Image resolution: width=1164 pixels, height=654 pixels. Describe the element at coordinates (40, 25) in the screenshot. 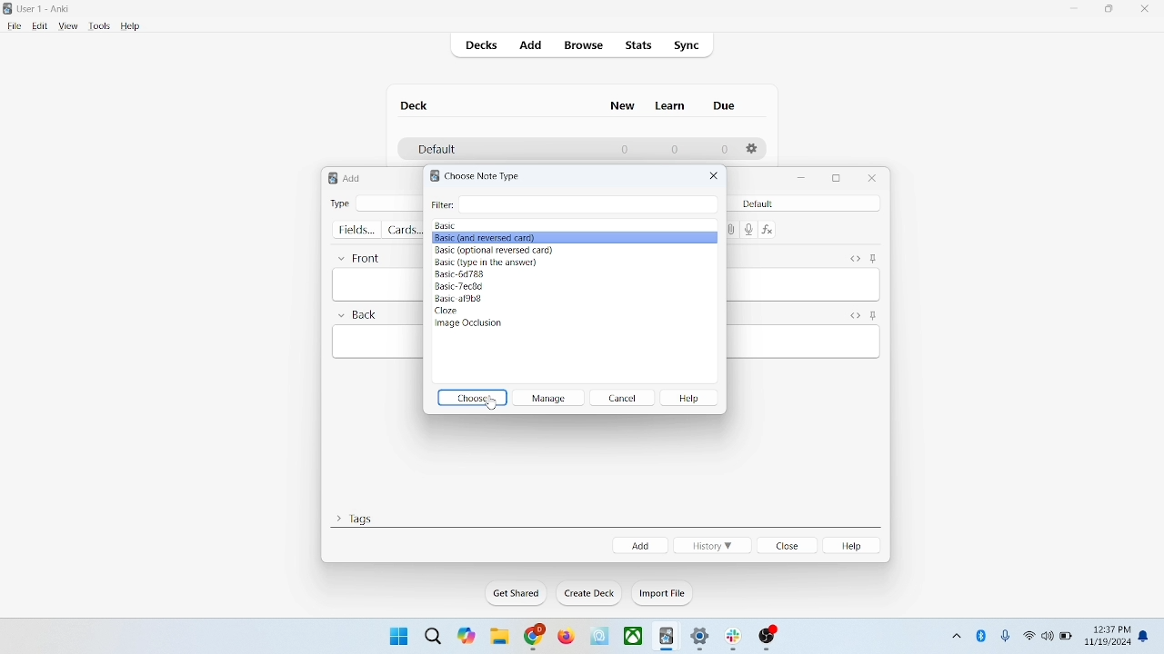

I see `edit` at that location.